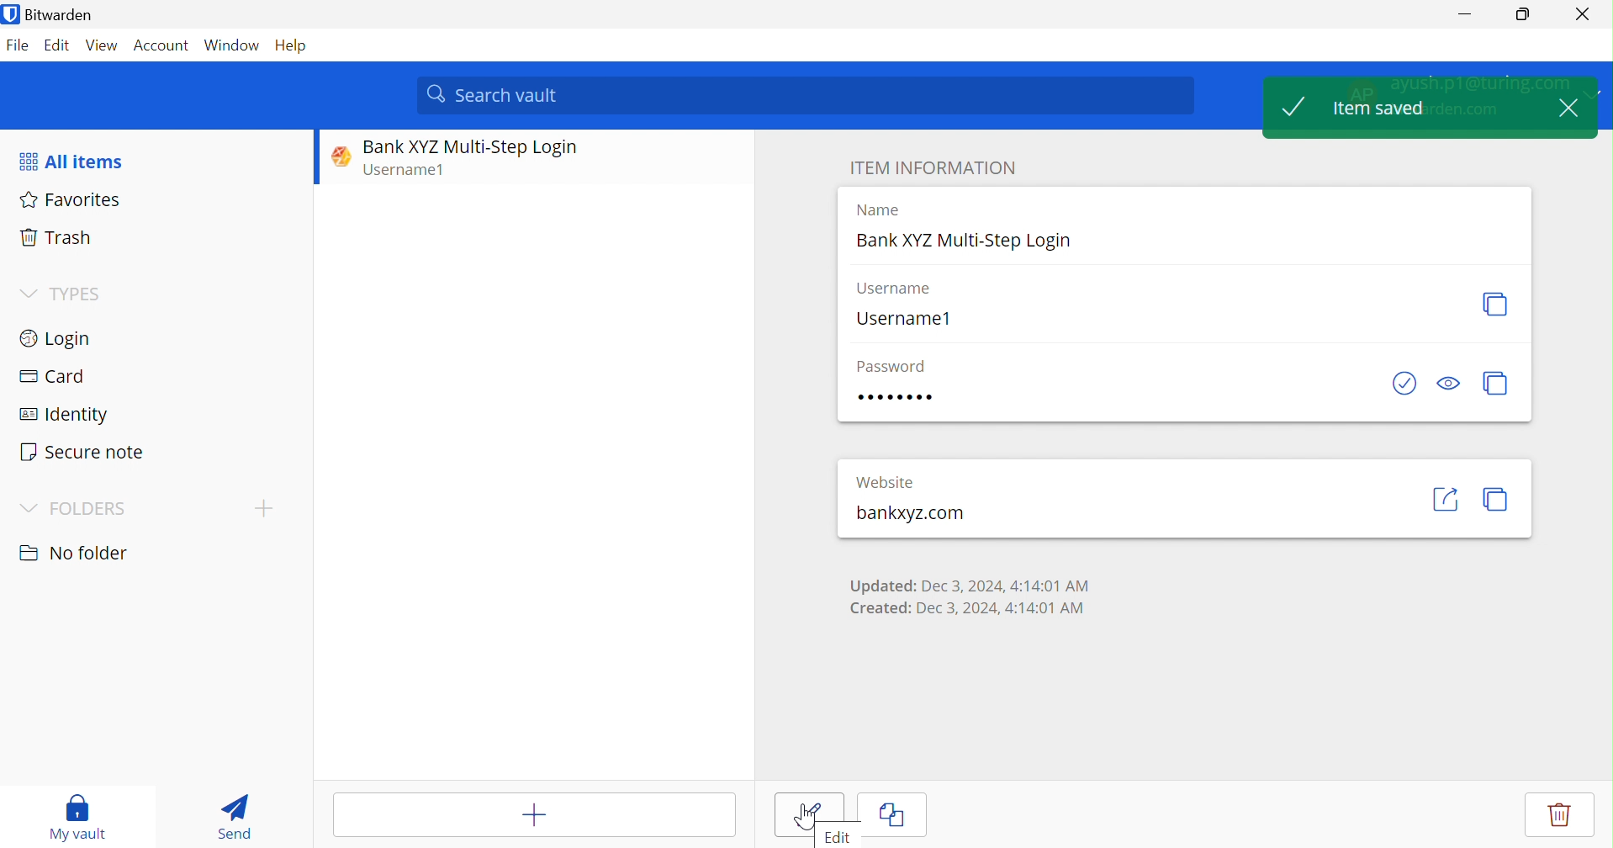  Describe the element at coordinates (896, 320) in the screenshot. I see `Username1` at that location.